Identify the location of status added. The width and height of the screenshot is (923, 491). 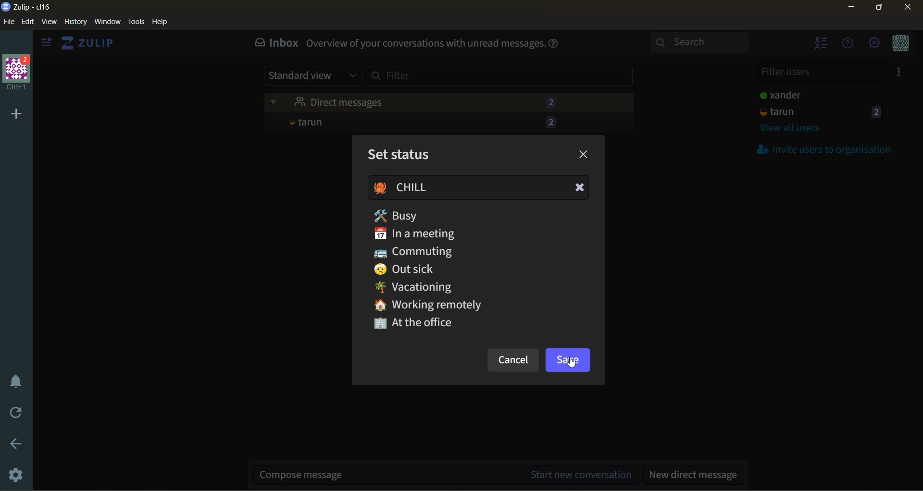
(412, 187).